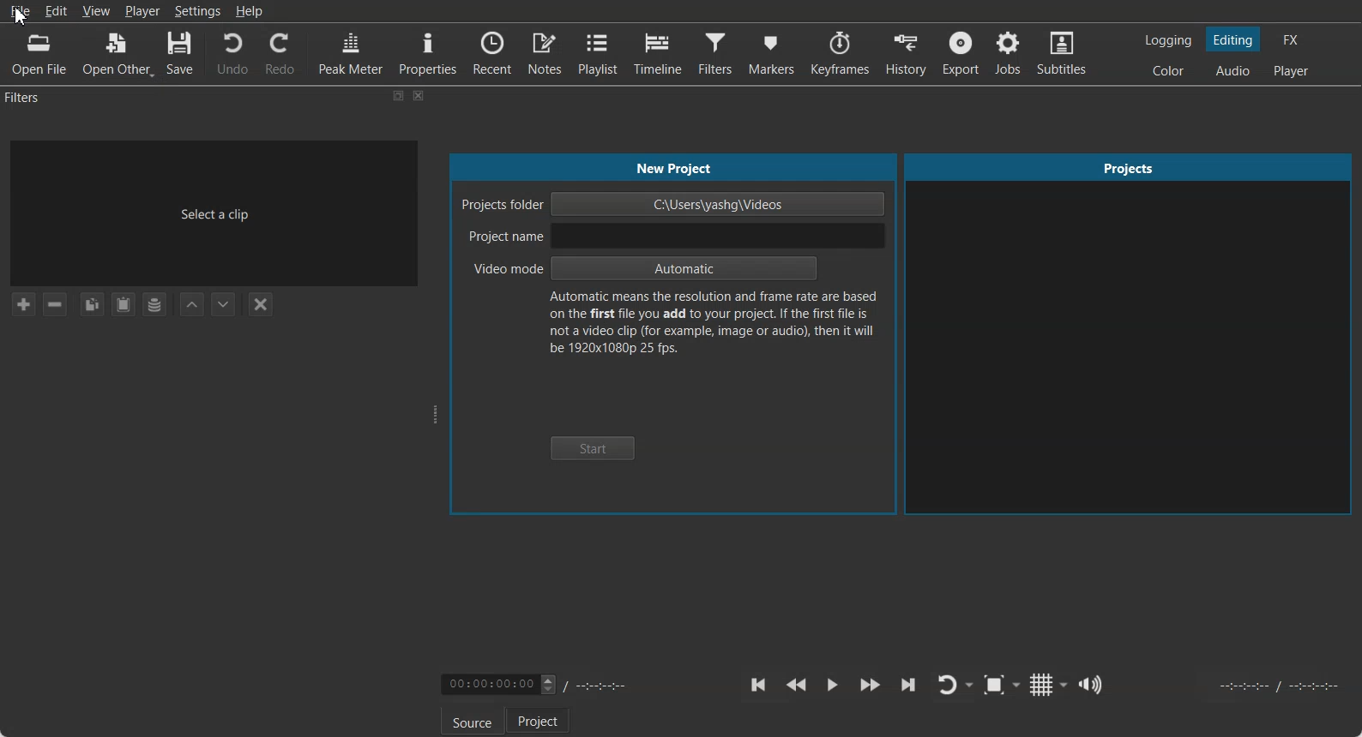 This screenshot has width=1362, height=737. I want to click on Switching to the Audio layout, so click(1234, 71).